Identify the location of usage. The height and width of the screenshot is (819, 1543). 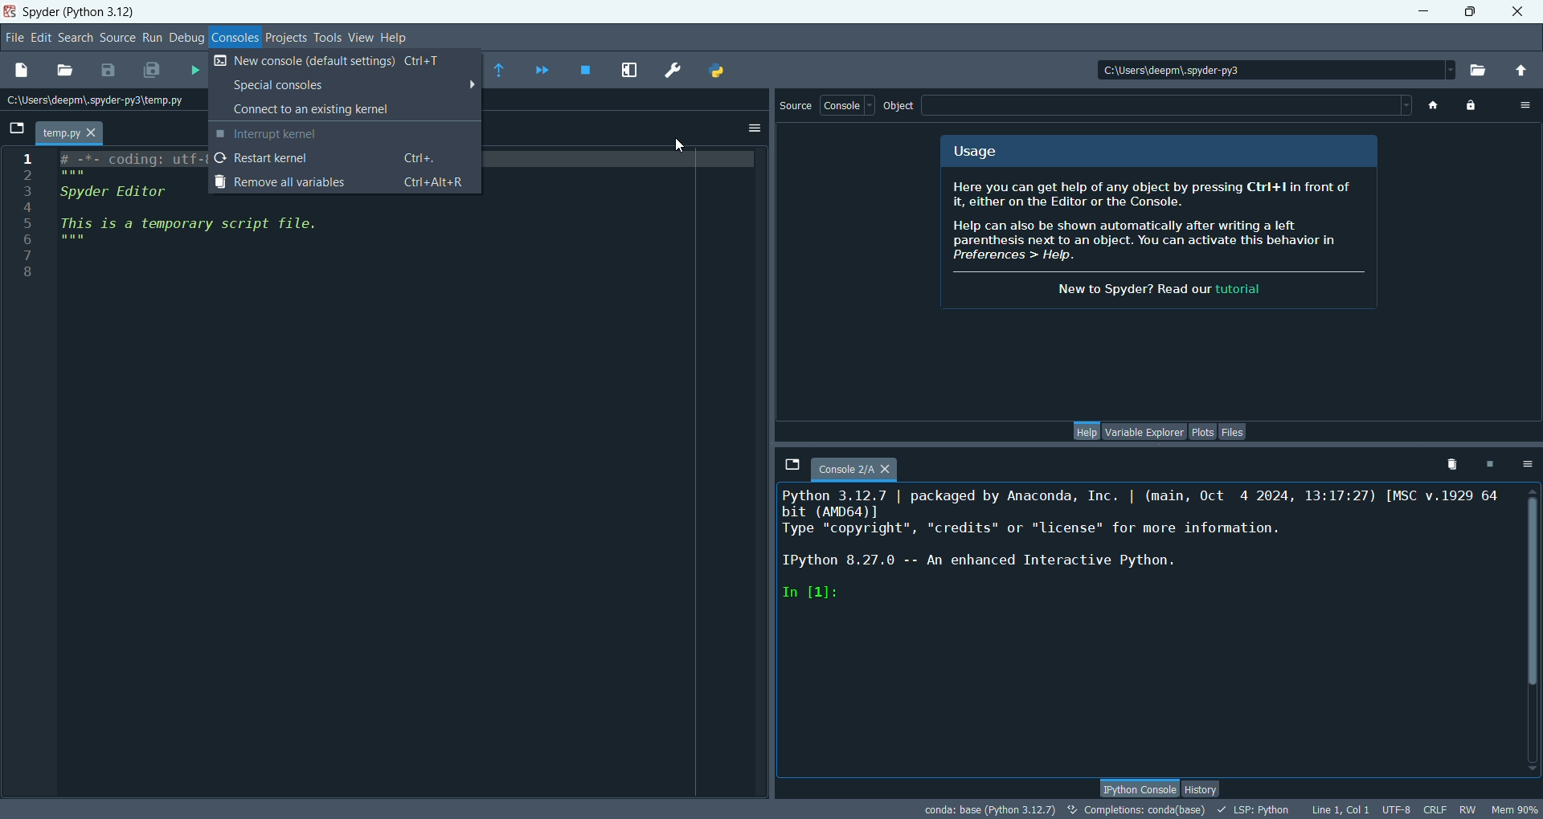
(973, 151).